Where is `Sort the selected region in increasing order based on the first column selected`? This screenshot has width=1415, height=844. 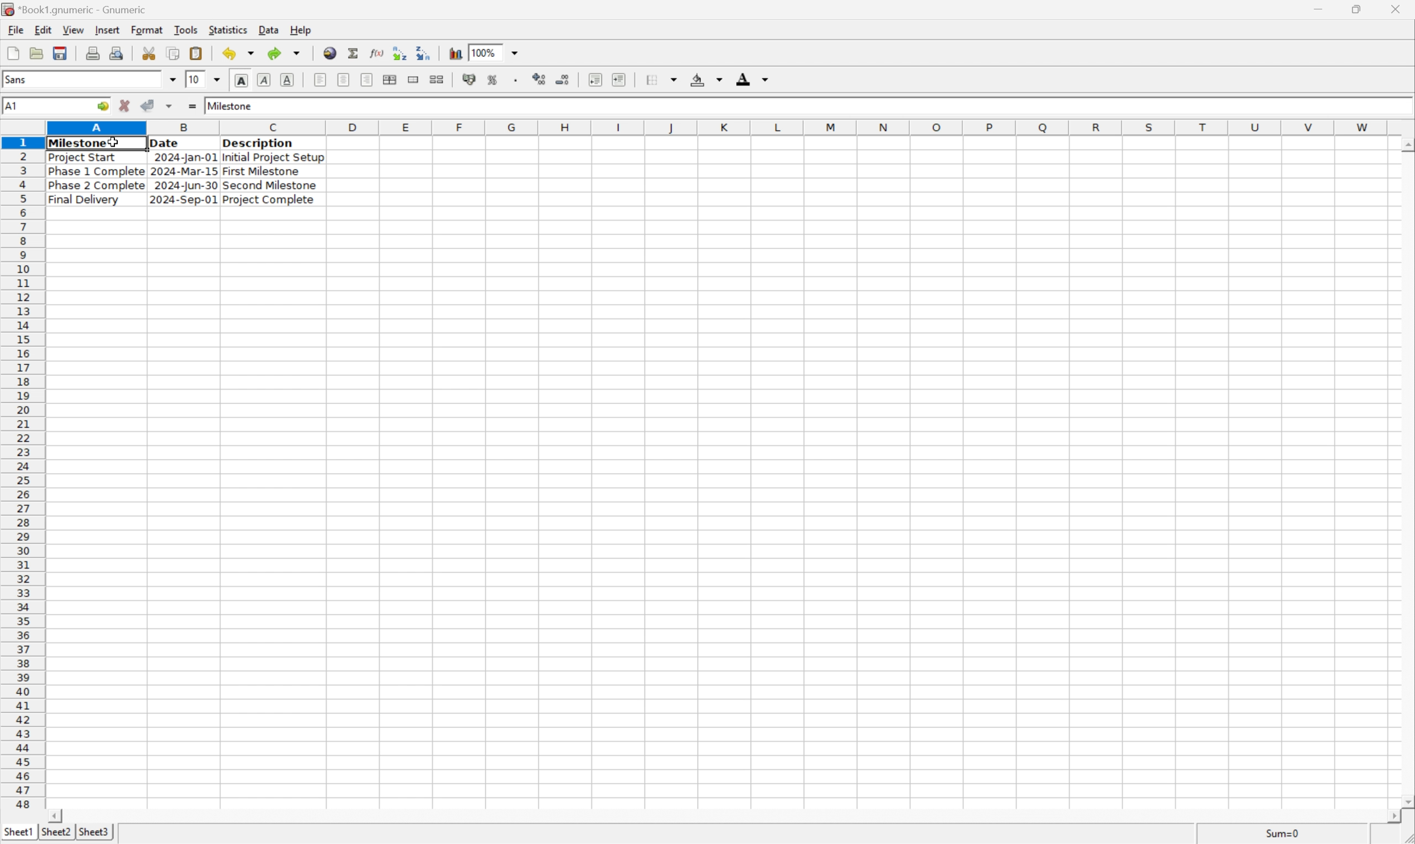 Sort the selected region in increasing order based on the first column selected is located at coordinates (397, 53).